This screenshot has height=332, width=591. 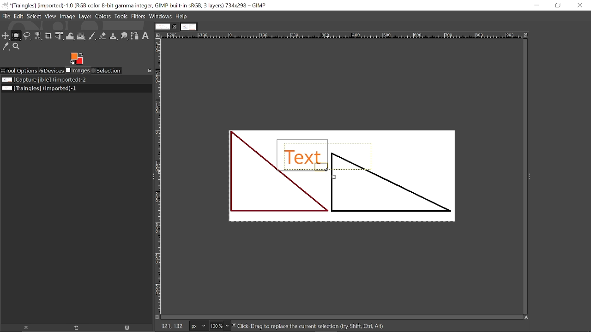 What do you see at coordinates (17, 36) in the screenshot?
I see `Rectangular select` at bounding box center [17, 36].